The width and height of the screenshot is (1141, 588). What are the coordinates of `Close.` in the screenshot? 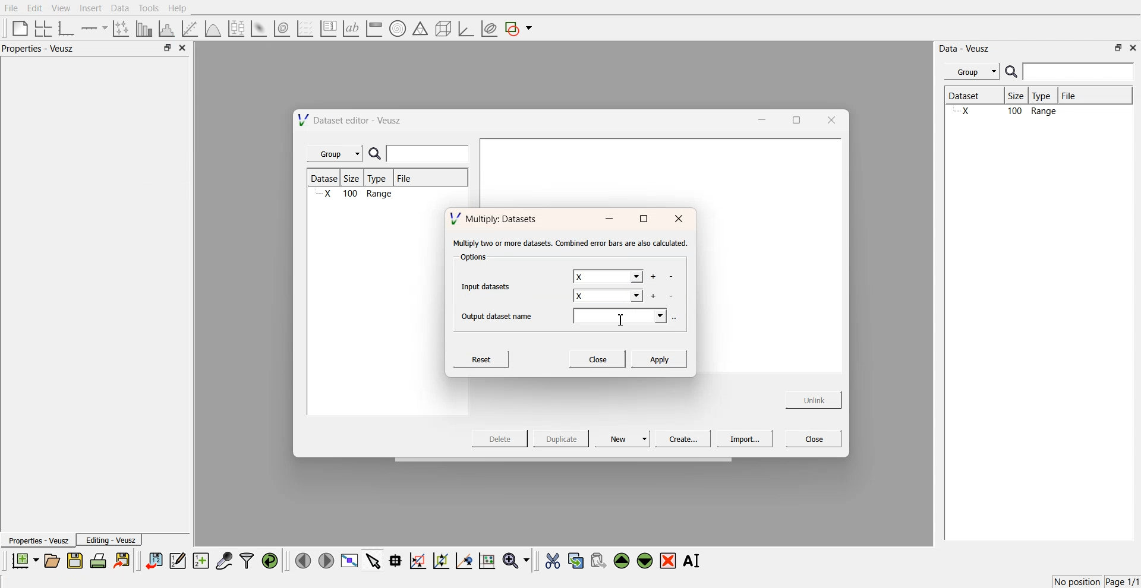 It's located at (597, 358).